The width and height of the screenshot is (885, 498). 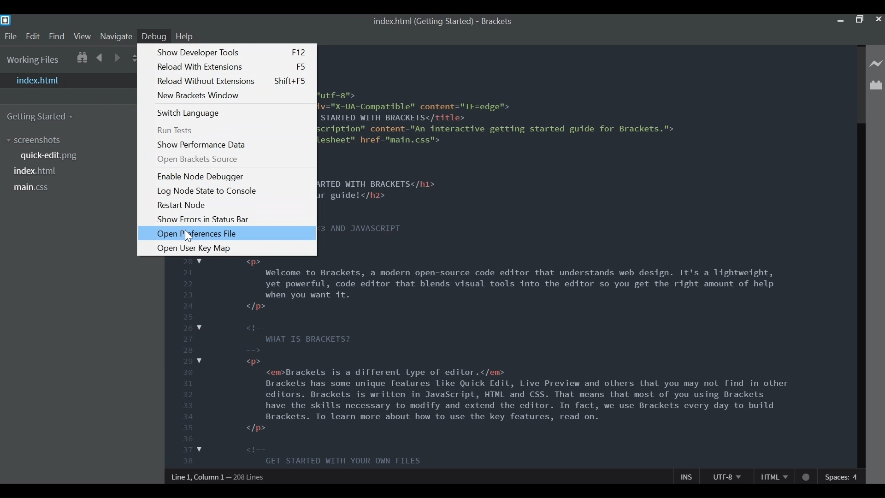 I want to click on Help, so click(x=186, y=37).